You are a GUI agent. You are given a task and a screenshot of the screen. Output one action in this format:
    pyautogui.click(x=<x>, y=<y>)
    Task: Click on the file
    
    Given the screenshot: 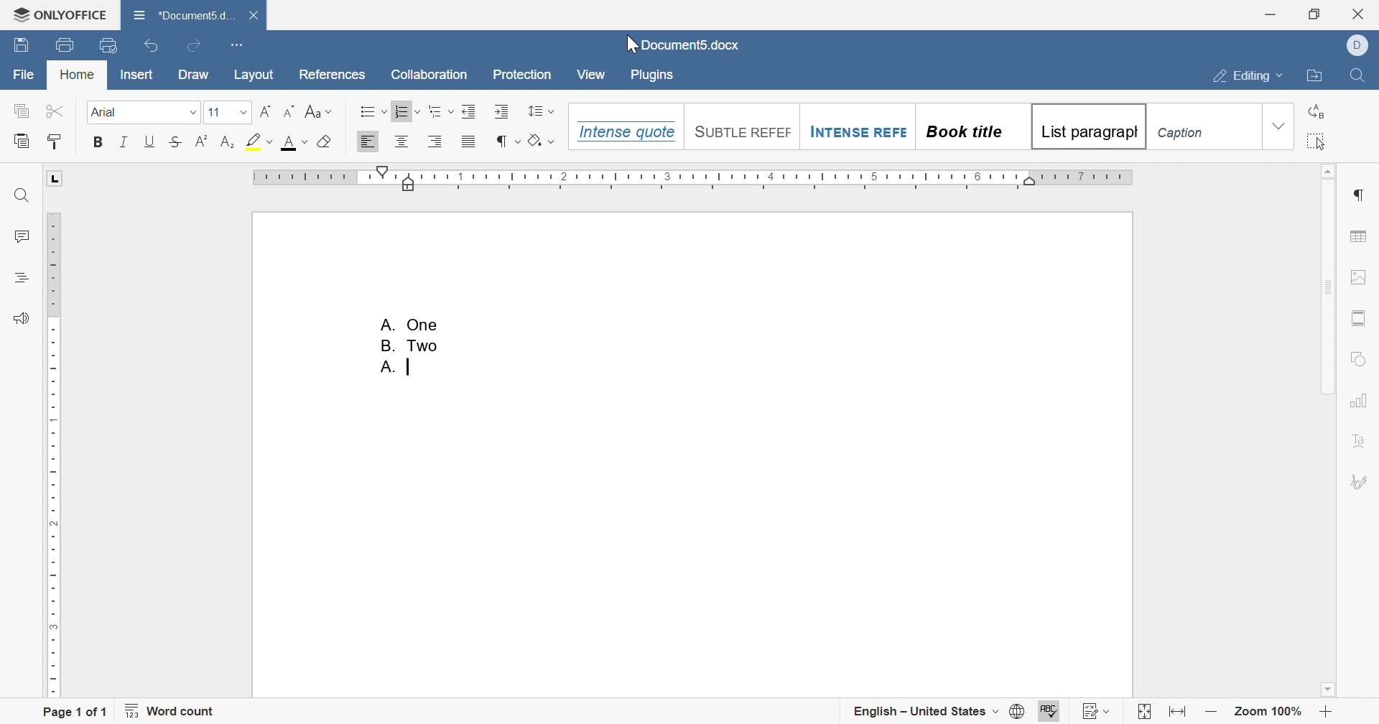 What is the action you would take?
    pyautogui.click(x=24, y=75)
    